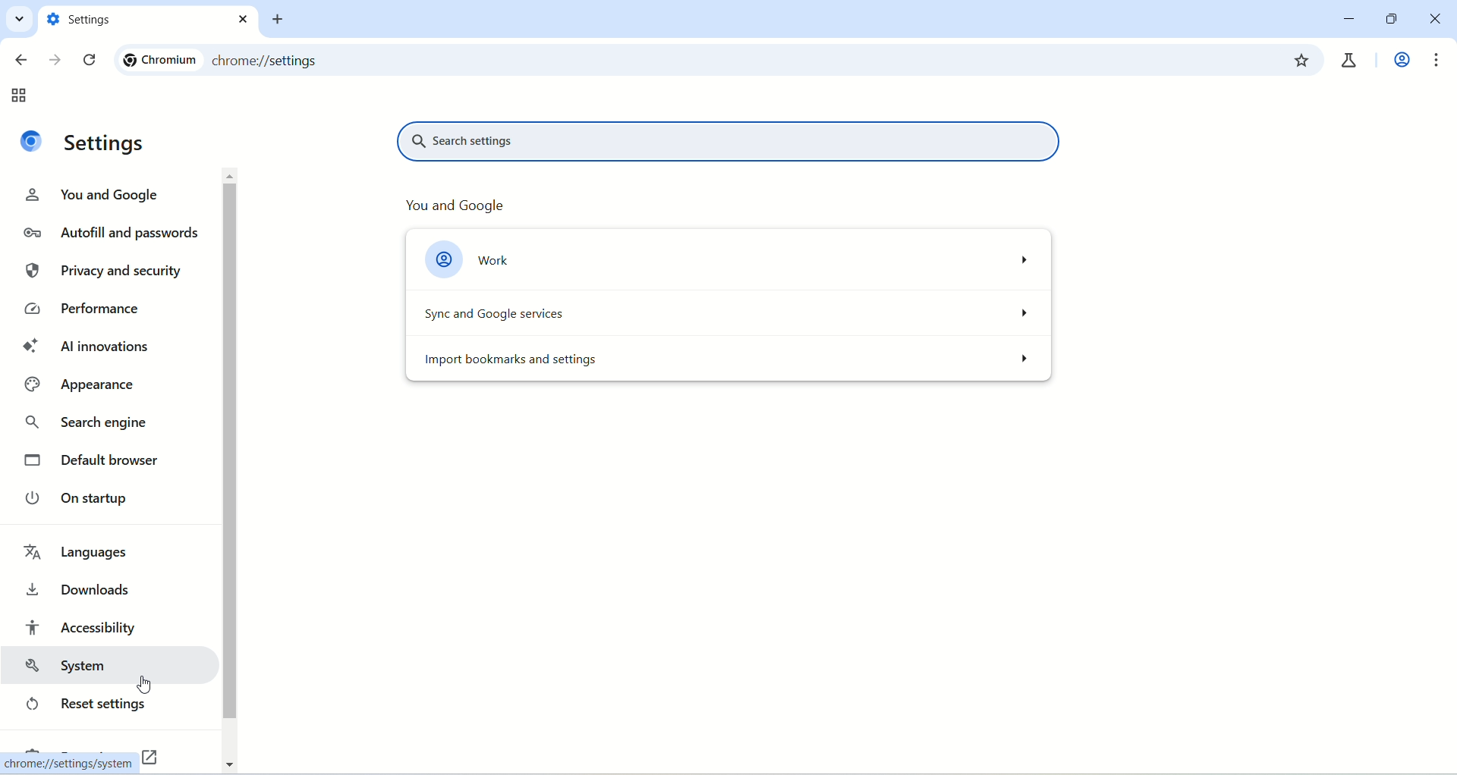 Image resolution: width=1457 pixels, height=775 pixels. I want to click on bookmark this tab, so click(1303, 58).